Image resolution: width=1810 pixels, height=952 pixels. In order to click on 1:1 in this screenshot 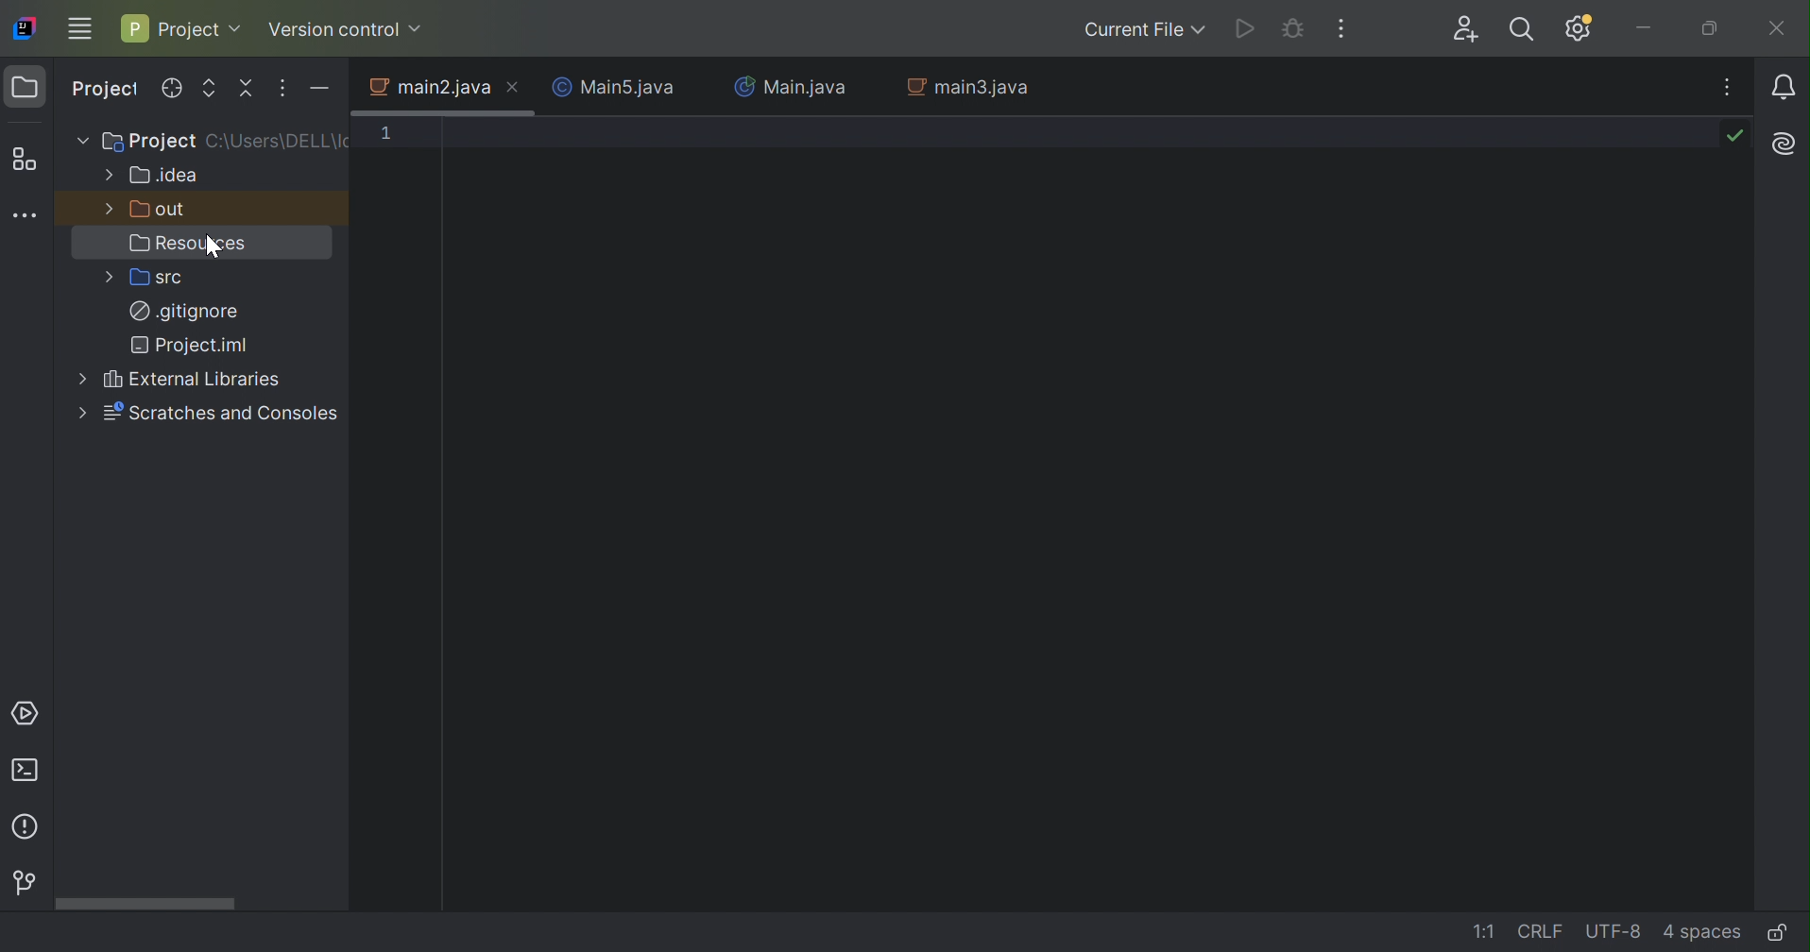, I will do `click(1484, 932)`.